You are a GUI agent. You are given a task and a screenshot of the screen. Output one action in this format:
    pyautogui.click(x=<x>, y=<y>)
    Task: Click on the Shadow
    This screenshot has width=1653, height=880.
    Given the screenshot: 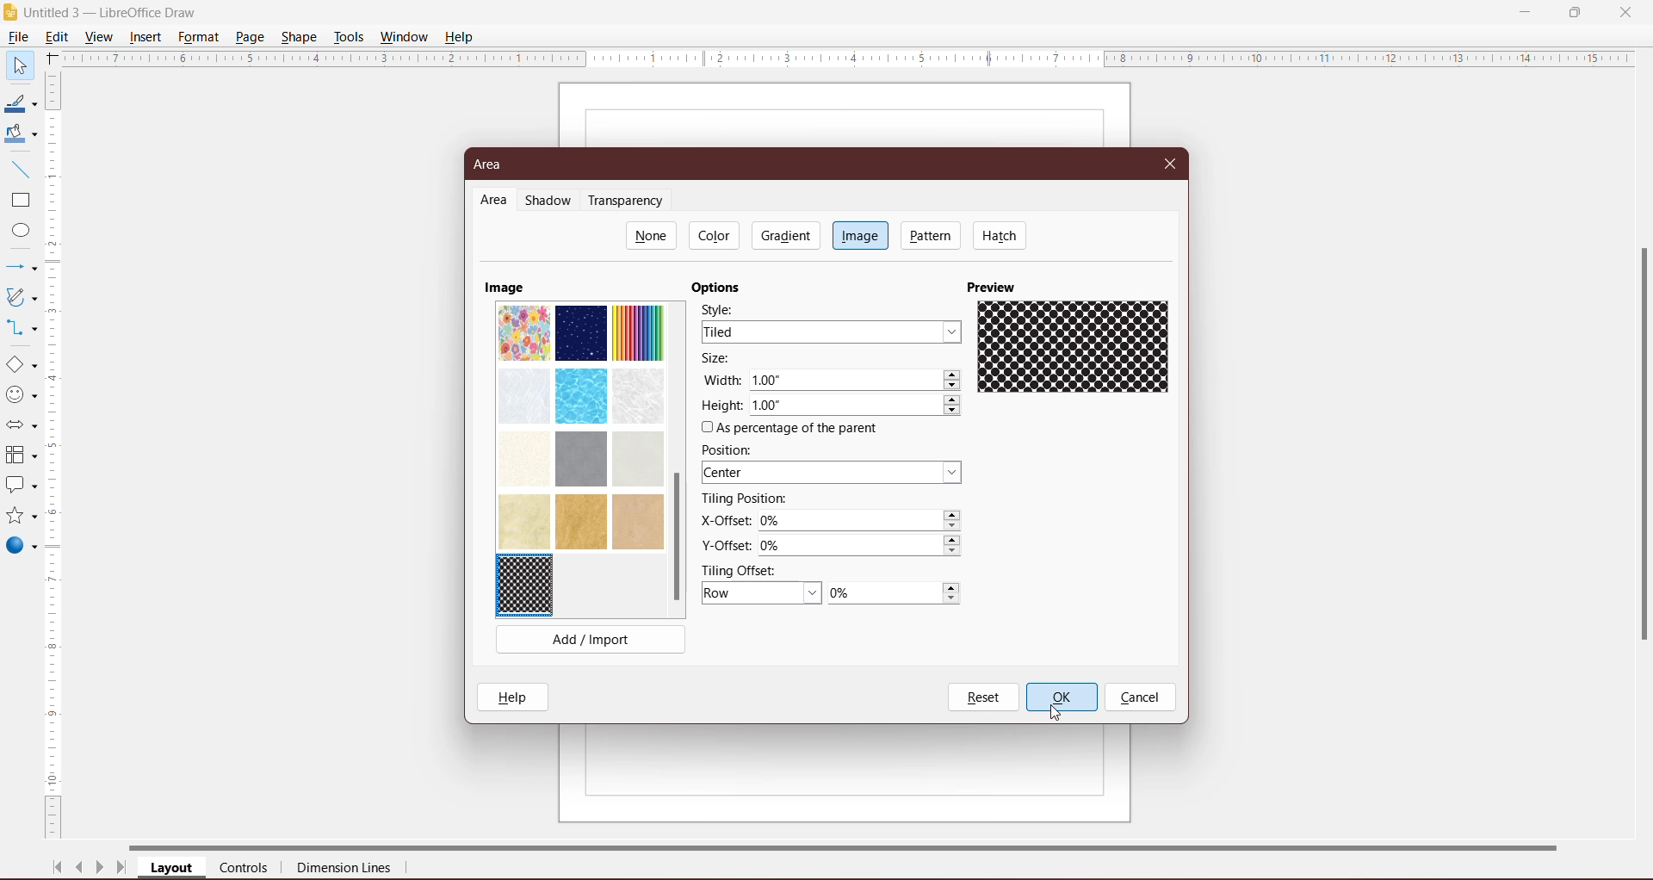 What is the action you would take?
    pyautogui.click(x=551, y=201)
    